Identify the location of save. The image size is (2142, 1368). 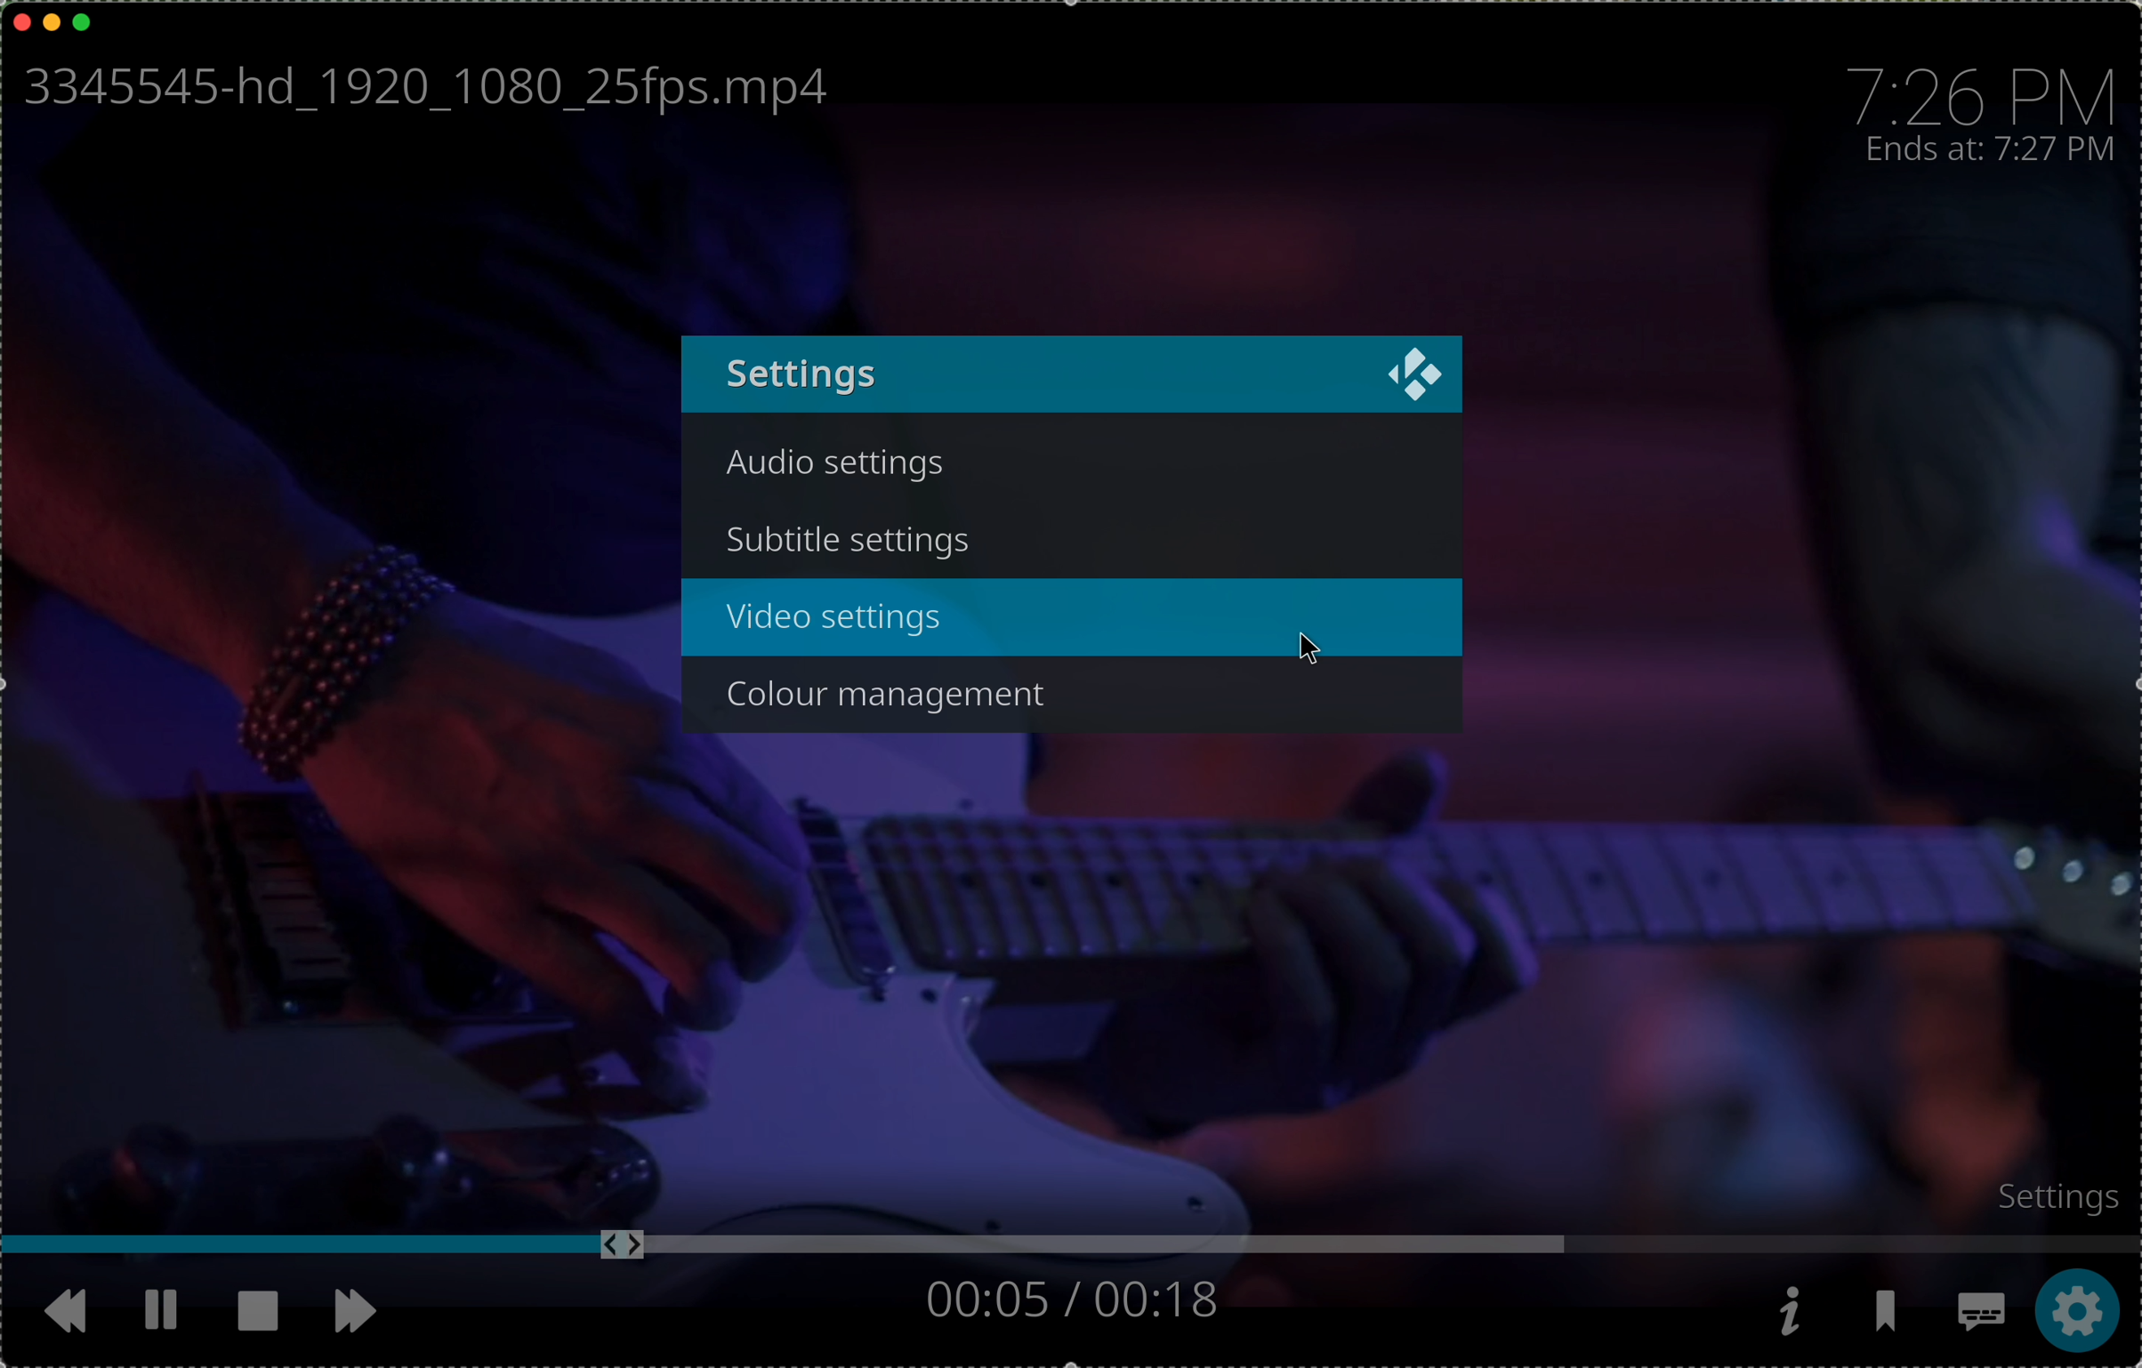
(1890, 1317).